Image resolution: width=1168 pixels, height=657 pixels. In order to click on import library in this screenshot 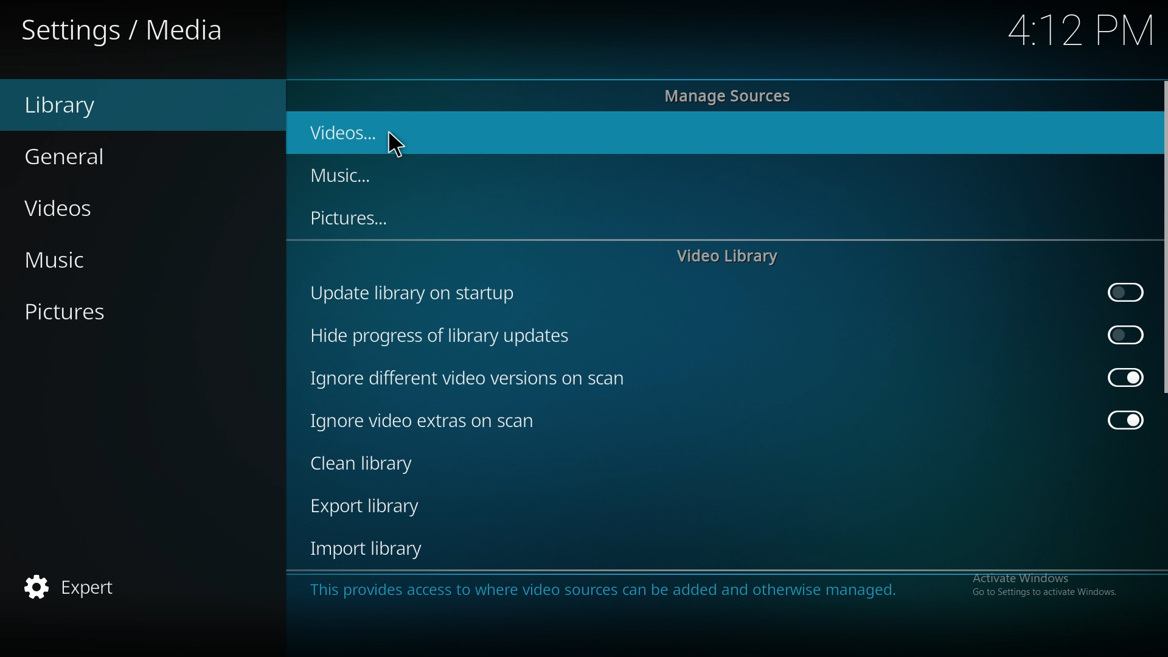, I will do `click(373, 548)`.